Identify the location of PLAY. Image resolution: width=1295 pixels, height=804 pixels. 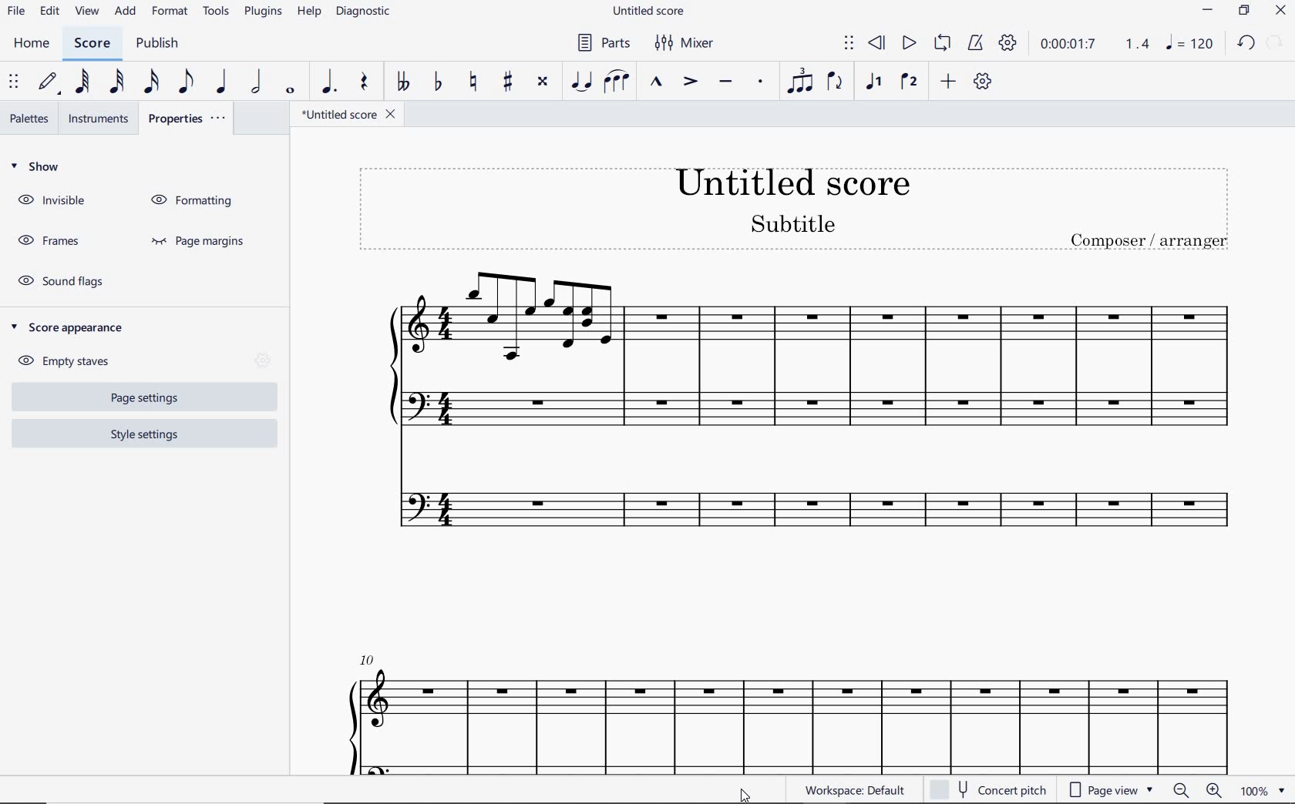
(908, 44).